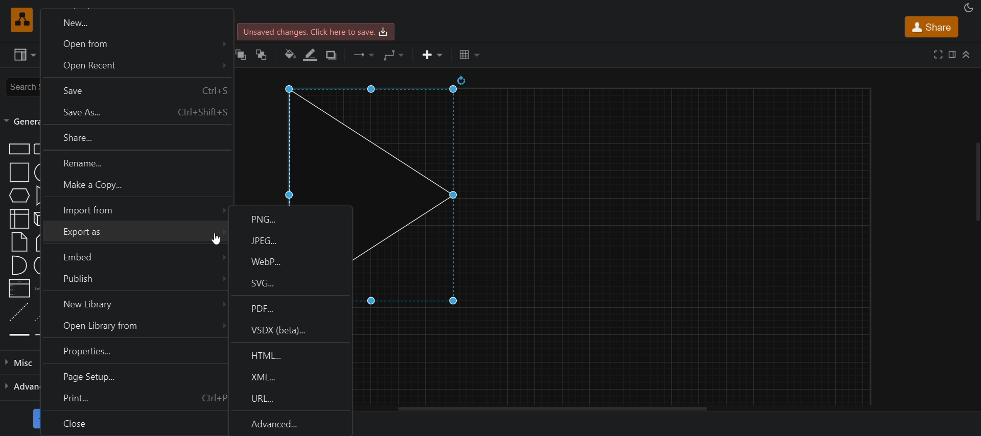 The width and height of the screenshot is (981, 436). What do you see at coordinates (132, 376) in the screenshot?
I see `page setup` at bounding box center [132, 376].